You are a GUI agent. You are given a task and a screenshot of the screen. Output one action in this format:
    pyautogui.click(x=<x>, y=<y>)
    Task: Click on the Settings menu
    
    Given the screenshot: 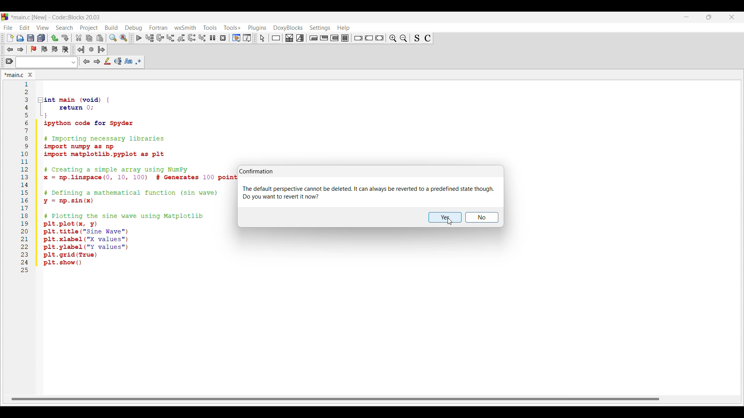 What is the action you would take?
    pyautogui.click(x=320, y=28)
    